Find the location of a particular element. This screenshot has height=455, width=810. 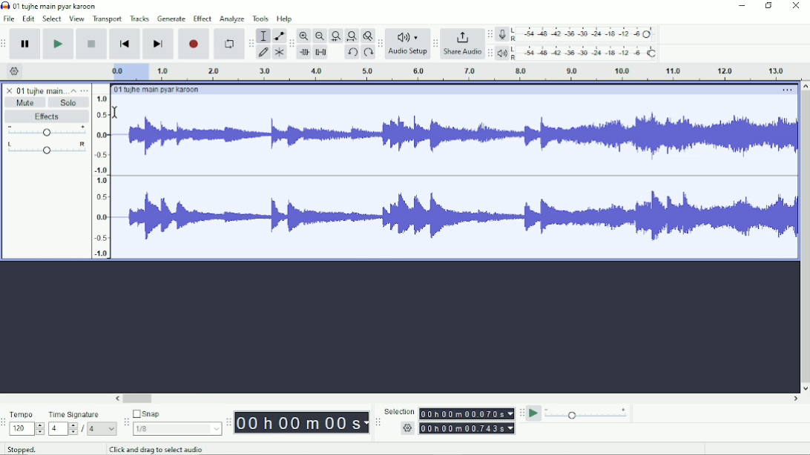

Audacity time signature toolbar is located at coordinates (5, 423).